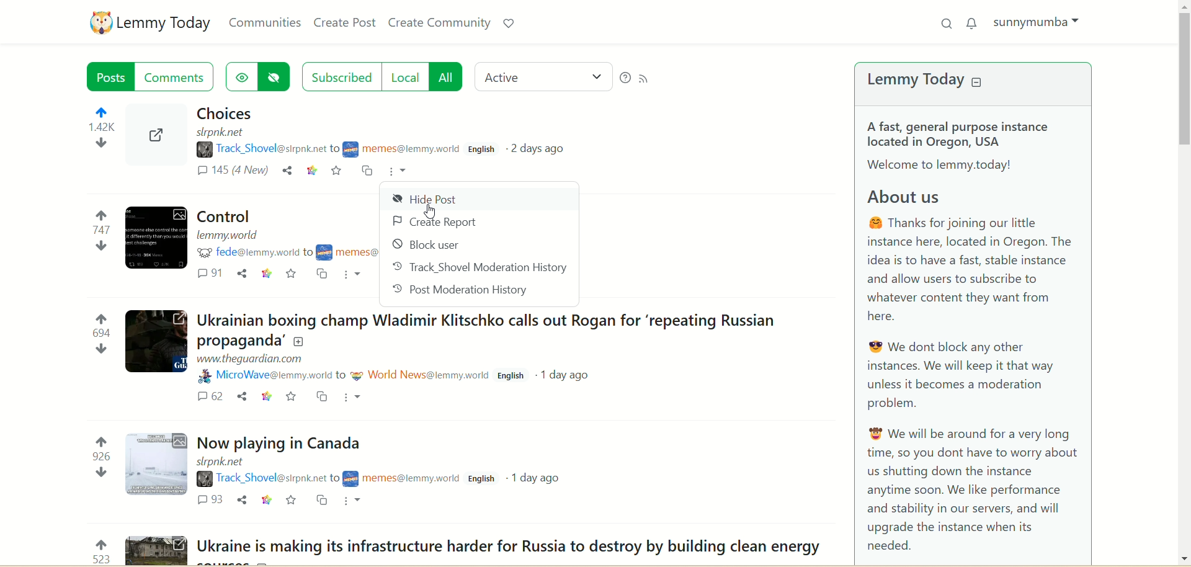 Image resolution: width=1191 pixels, height=567 pixels. I want to click on communities, so click(263, 23).